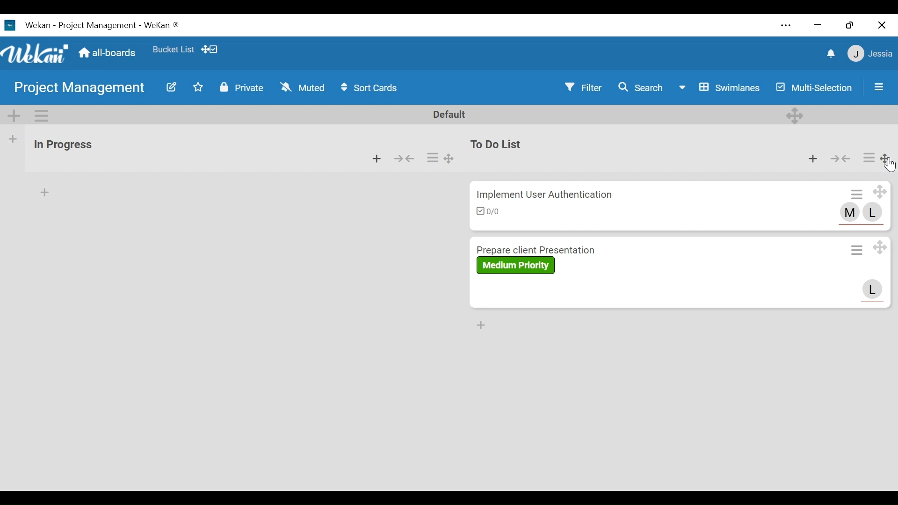  I want to click on Board View, so click(720, 87).